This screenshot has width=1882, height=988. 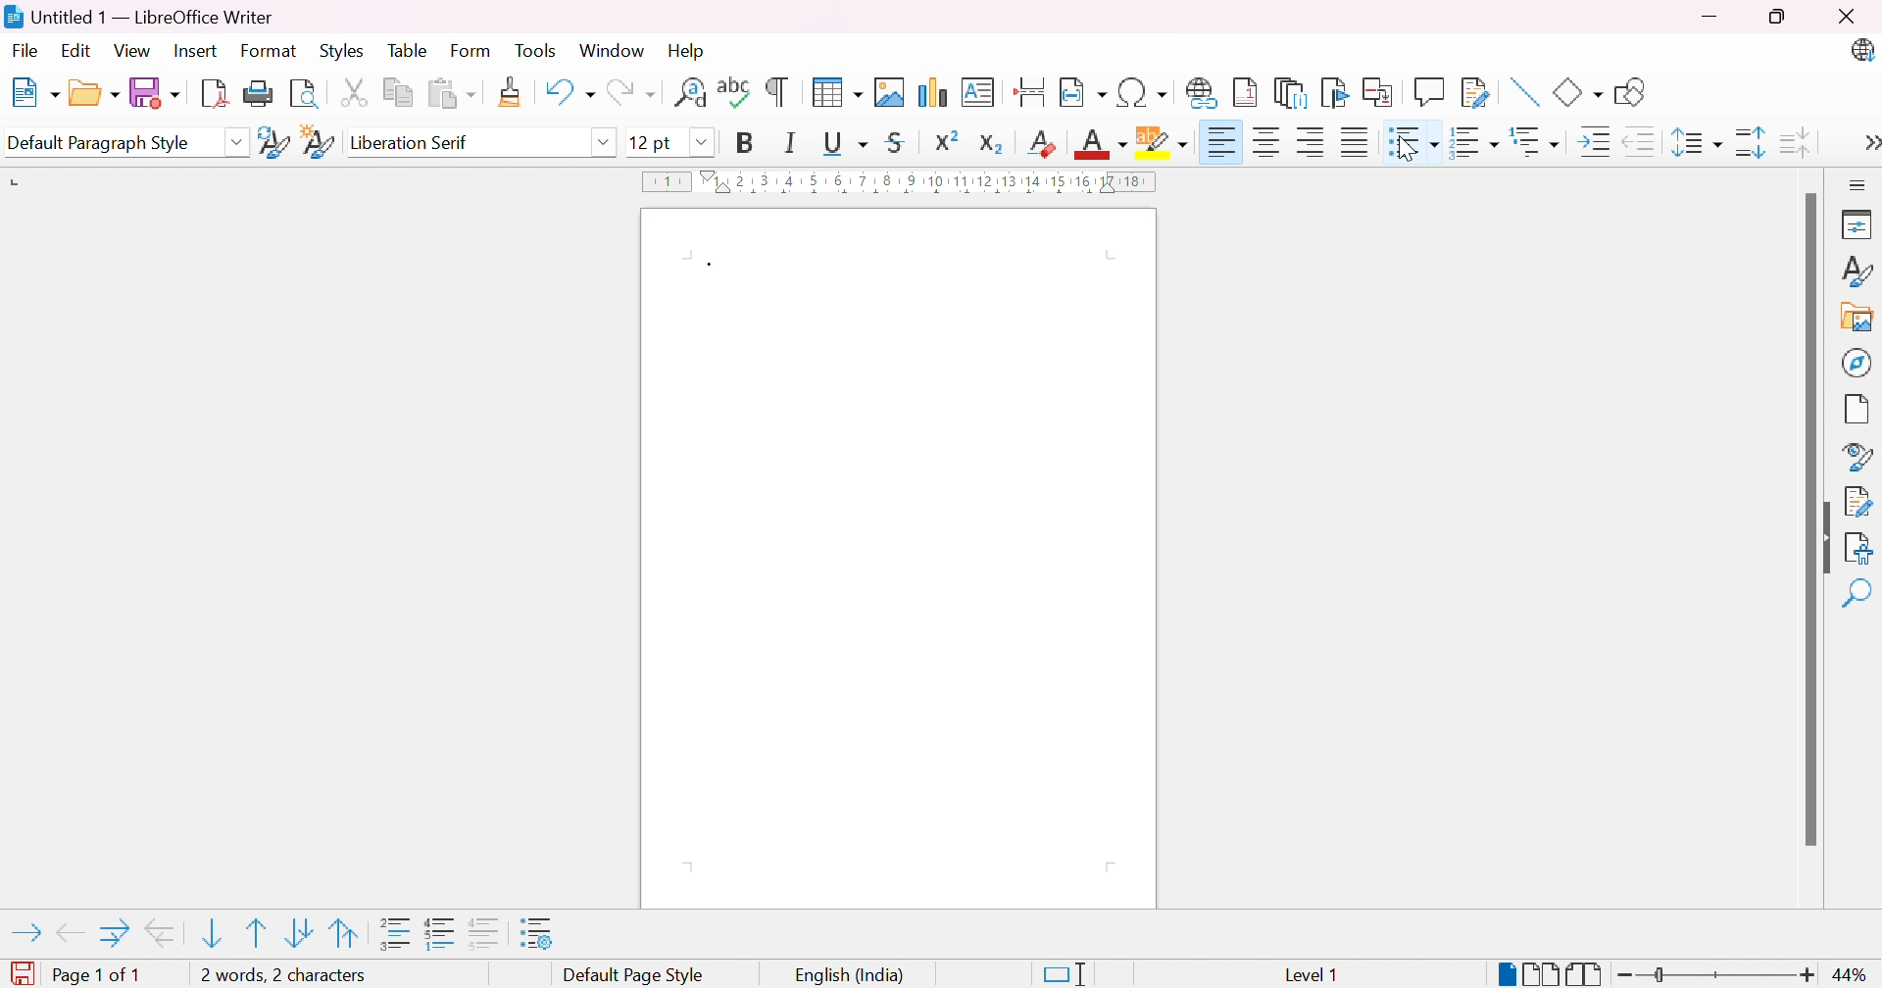 What do you see at coordinates (648, 142) in the screenshot?
I see `12pt` at bounding box center [648, 142].